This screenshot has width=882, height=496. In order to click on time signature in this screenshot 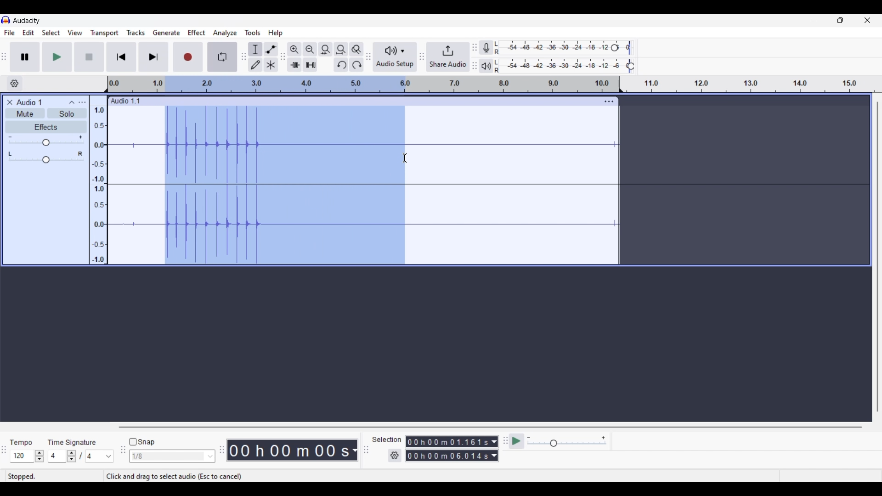, I will do `click(71, 444)`.